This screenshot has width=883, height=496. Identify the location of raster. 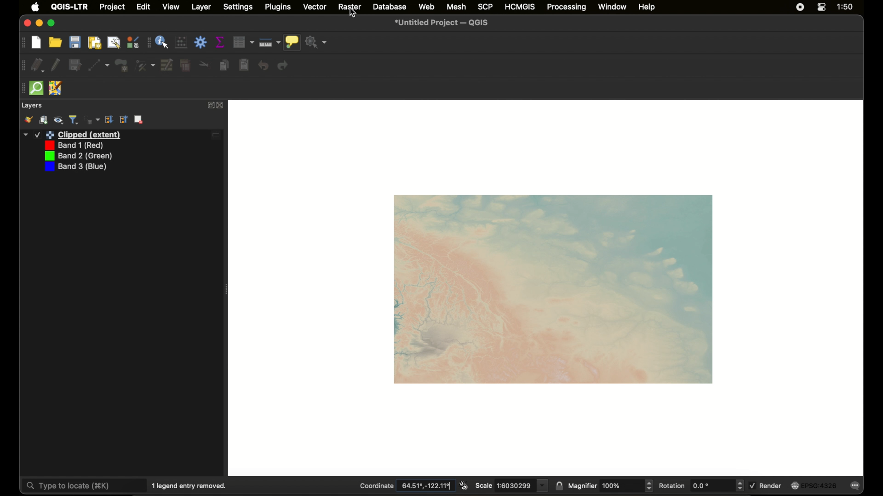
(350, 7).